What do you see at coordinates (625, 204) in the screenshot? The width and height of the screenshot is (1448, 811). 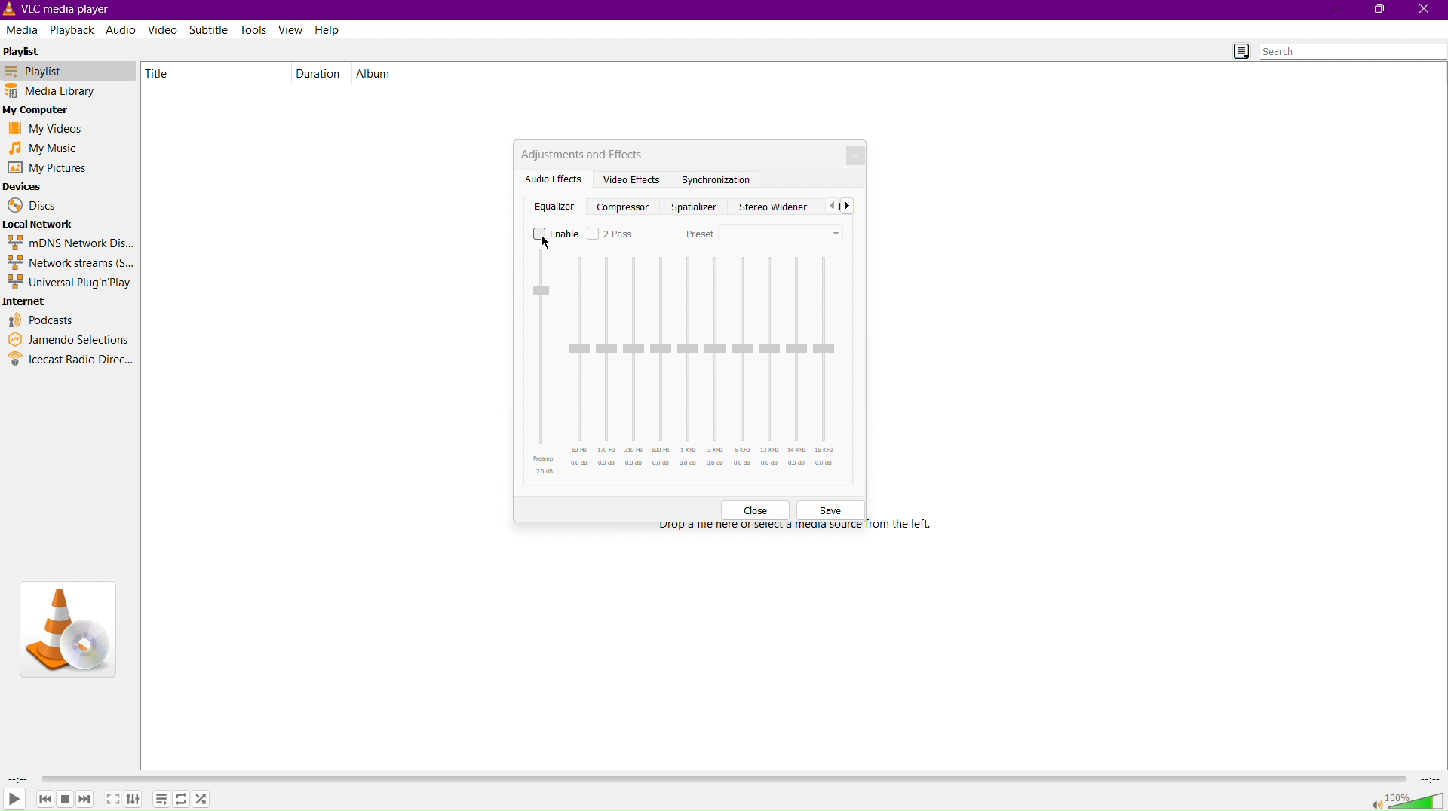 I see `Compresser` at bounding box center [625, 204].